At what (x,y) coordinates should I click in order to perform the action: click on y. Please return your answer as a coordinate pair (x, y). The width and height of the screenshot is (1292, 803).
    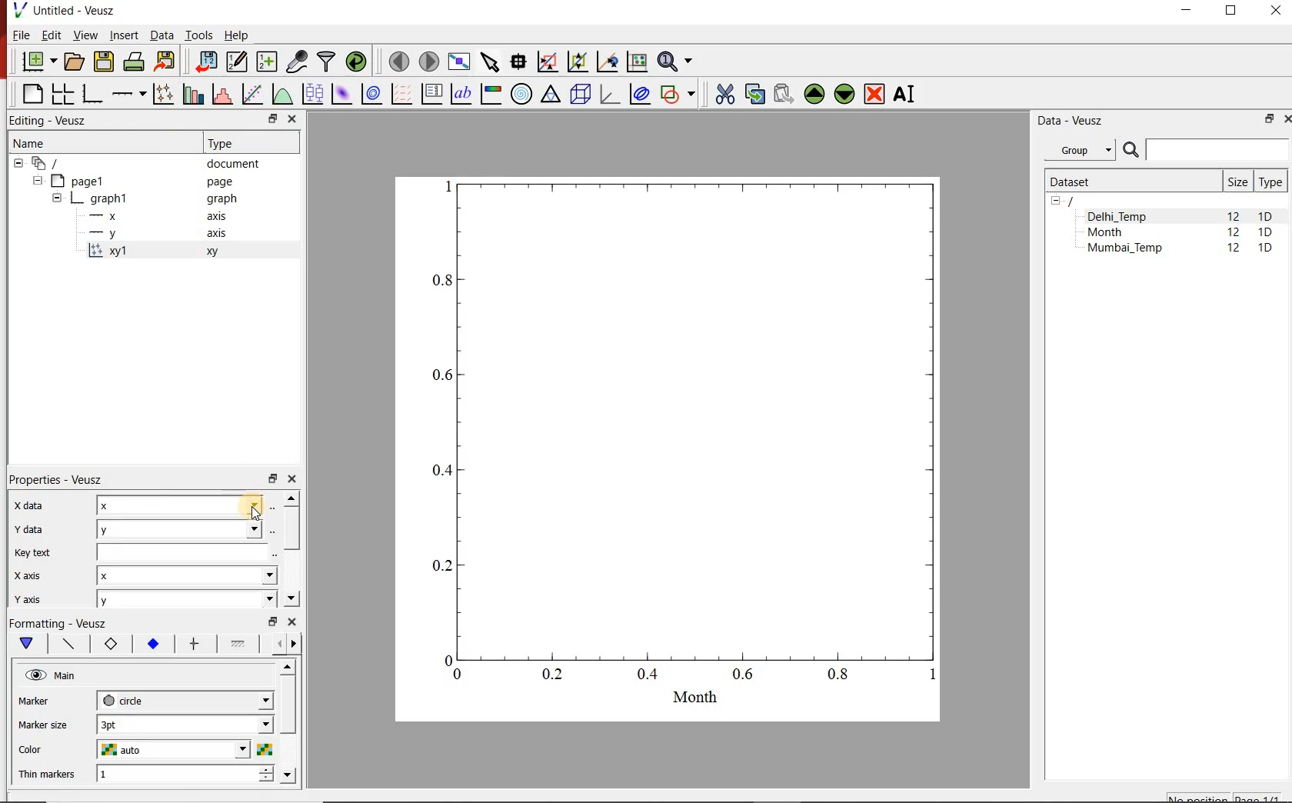
    Looking at the image, I should click on (188, 528).